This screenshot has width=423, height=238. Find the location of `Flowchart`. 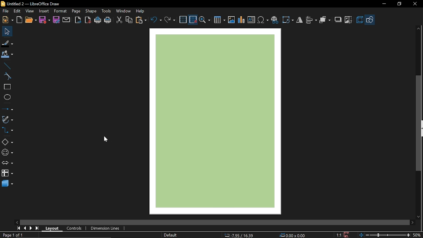

Flowchart is located at coordinates (7, 173).